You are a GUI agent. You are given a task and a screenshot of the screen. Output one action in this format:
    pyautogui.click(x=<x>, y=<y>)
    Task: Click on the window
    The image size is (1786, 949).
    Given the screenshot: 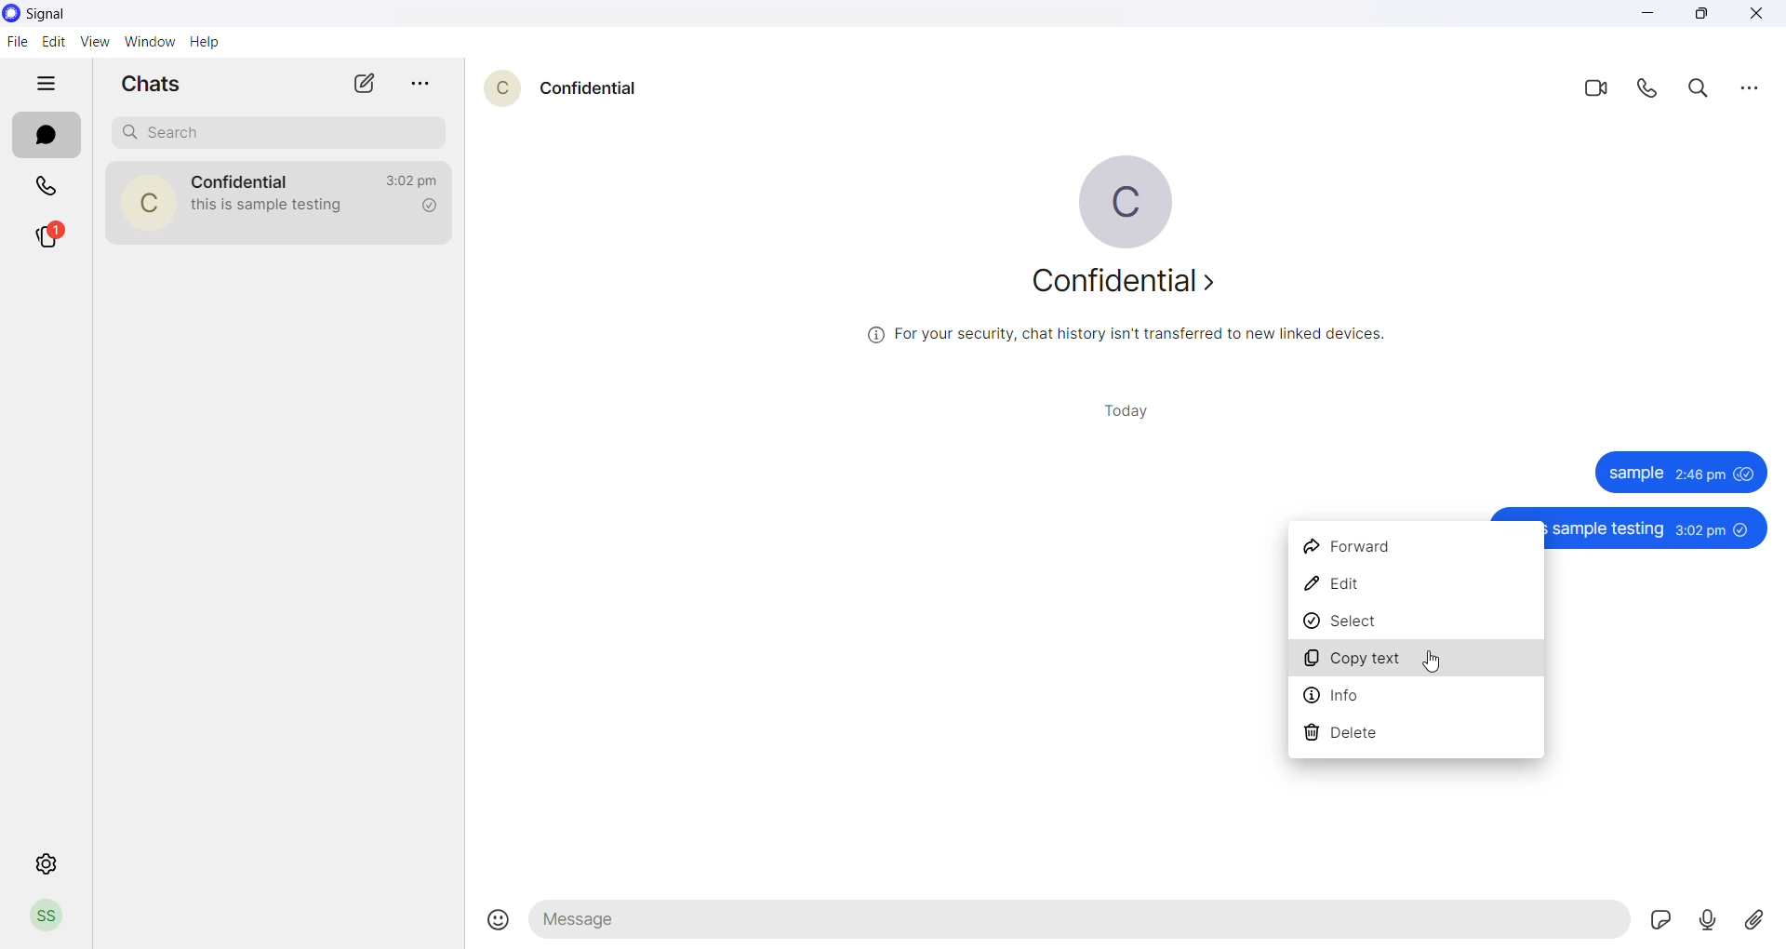 What is the action you would take?
    pyautogui.click(x=152, y=40)
    